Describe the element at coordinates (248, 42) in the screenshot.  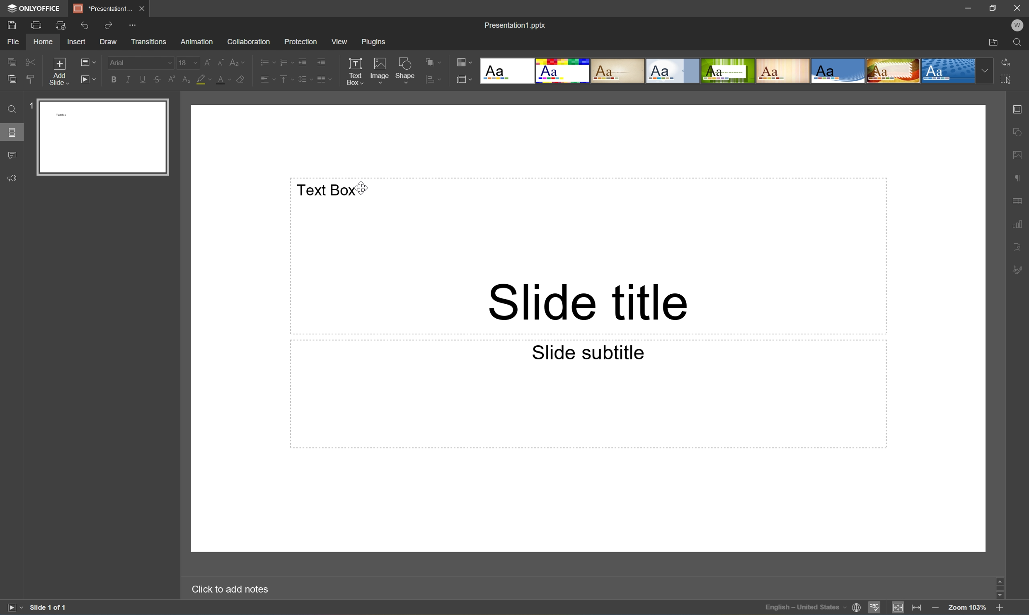
I see `Collaboration` at that location.